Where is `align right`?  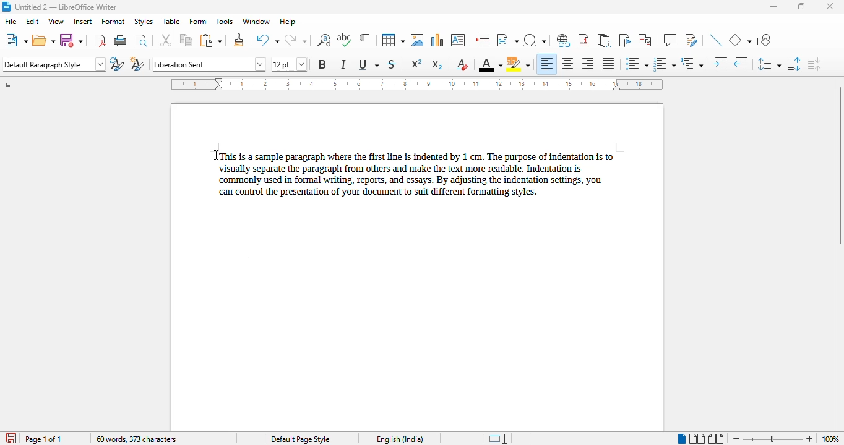 align right is located at coordinates (587, 64).